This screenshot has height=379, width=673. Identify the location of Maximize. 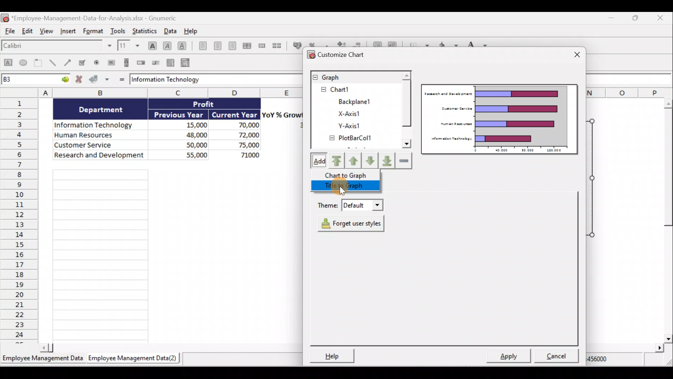
(638, 18).